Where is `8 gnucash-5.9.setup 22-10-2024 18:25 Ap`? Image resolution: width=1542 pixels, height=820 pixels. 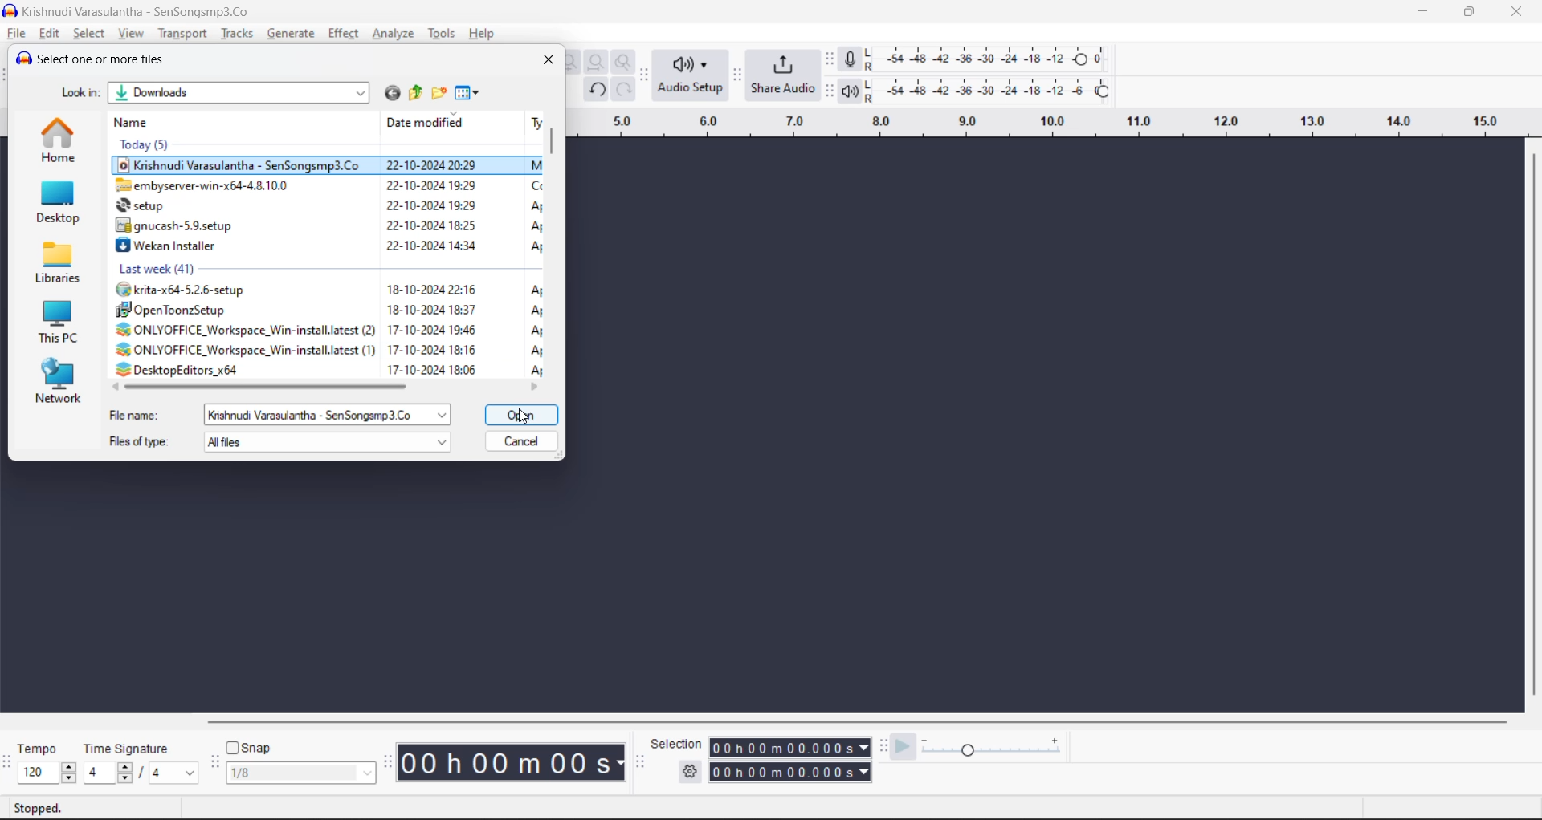
8 gnucash-5.9.setup 22-10-2024 18:25 Ap is located at coordinates (327, 225).